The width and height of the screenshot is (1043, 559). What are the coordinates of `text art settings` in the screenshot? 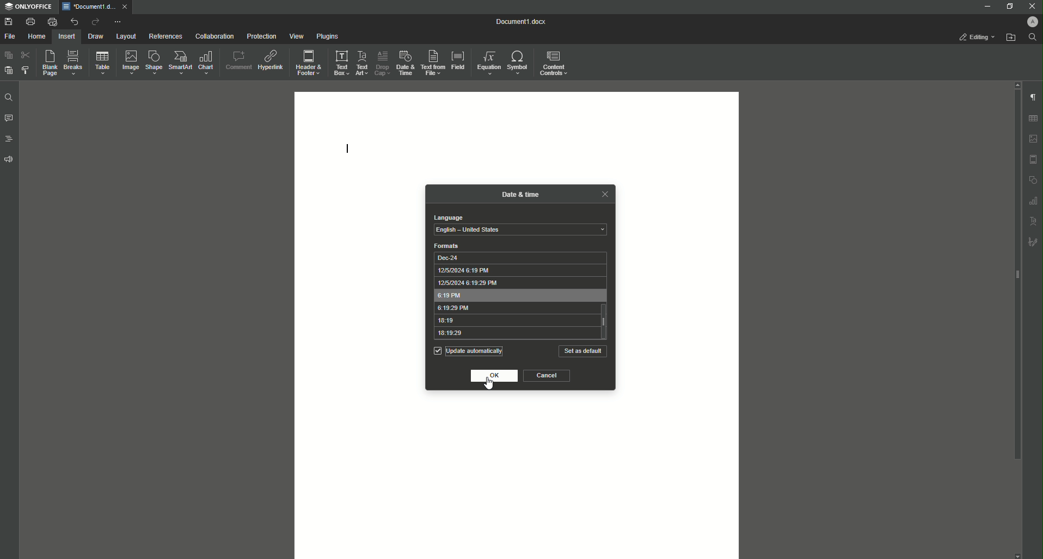 It's located at (1034, 220).